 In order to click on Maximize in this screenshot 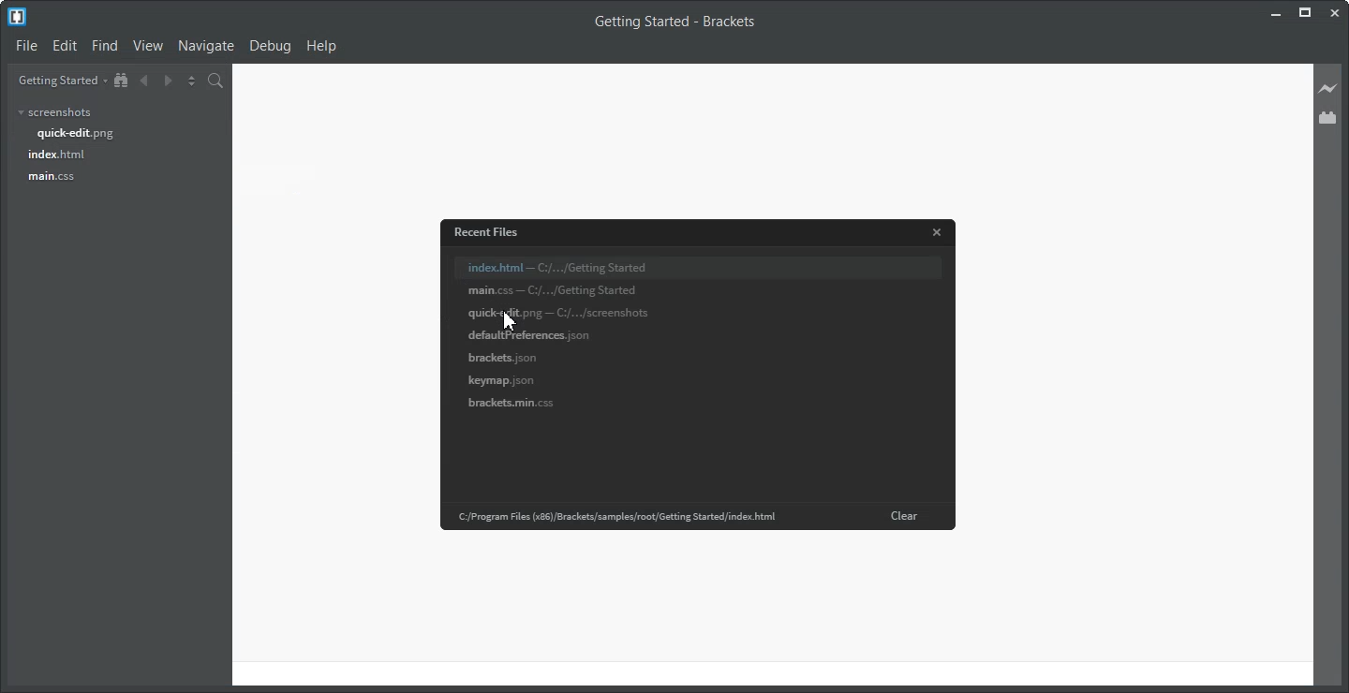, I will do `click(1306, 14)`.